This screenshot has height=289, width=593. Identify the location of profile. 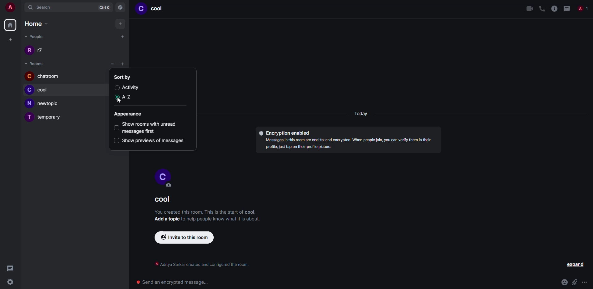
(29, 76).